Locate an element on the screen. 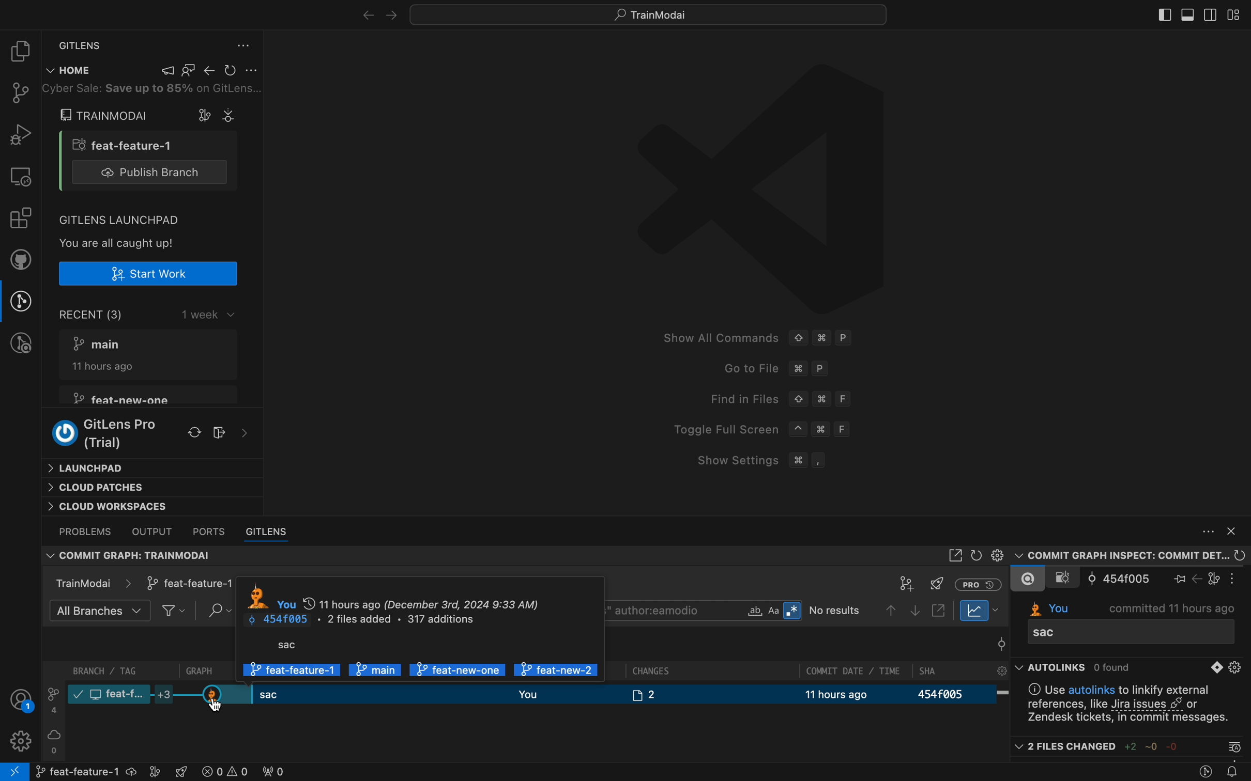 The image size is (1251, 781). git branch is located at coordinates (100, 772).